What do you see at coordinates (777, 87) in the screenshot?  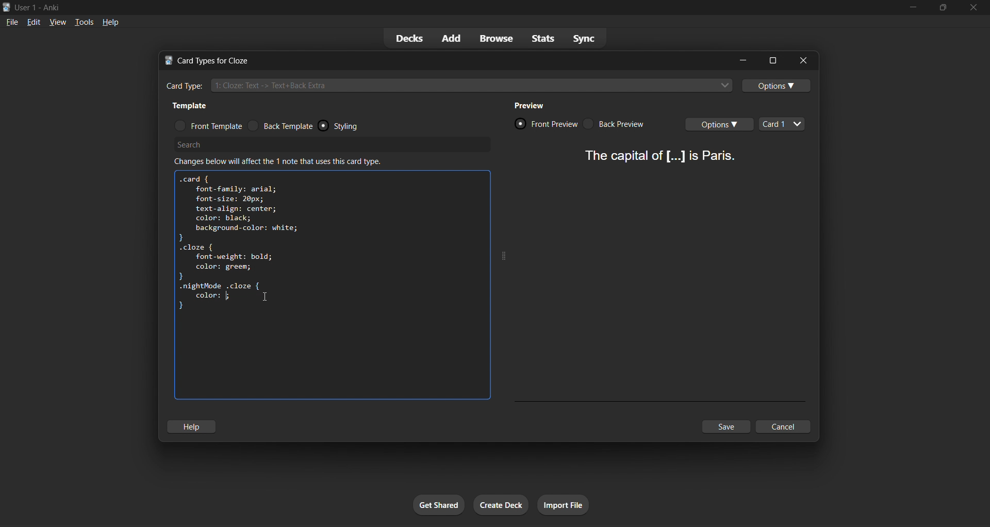 I see `options toggle` at bounding box center [777, 87].